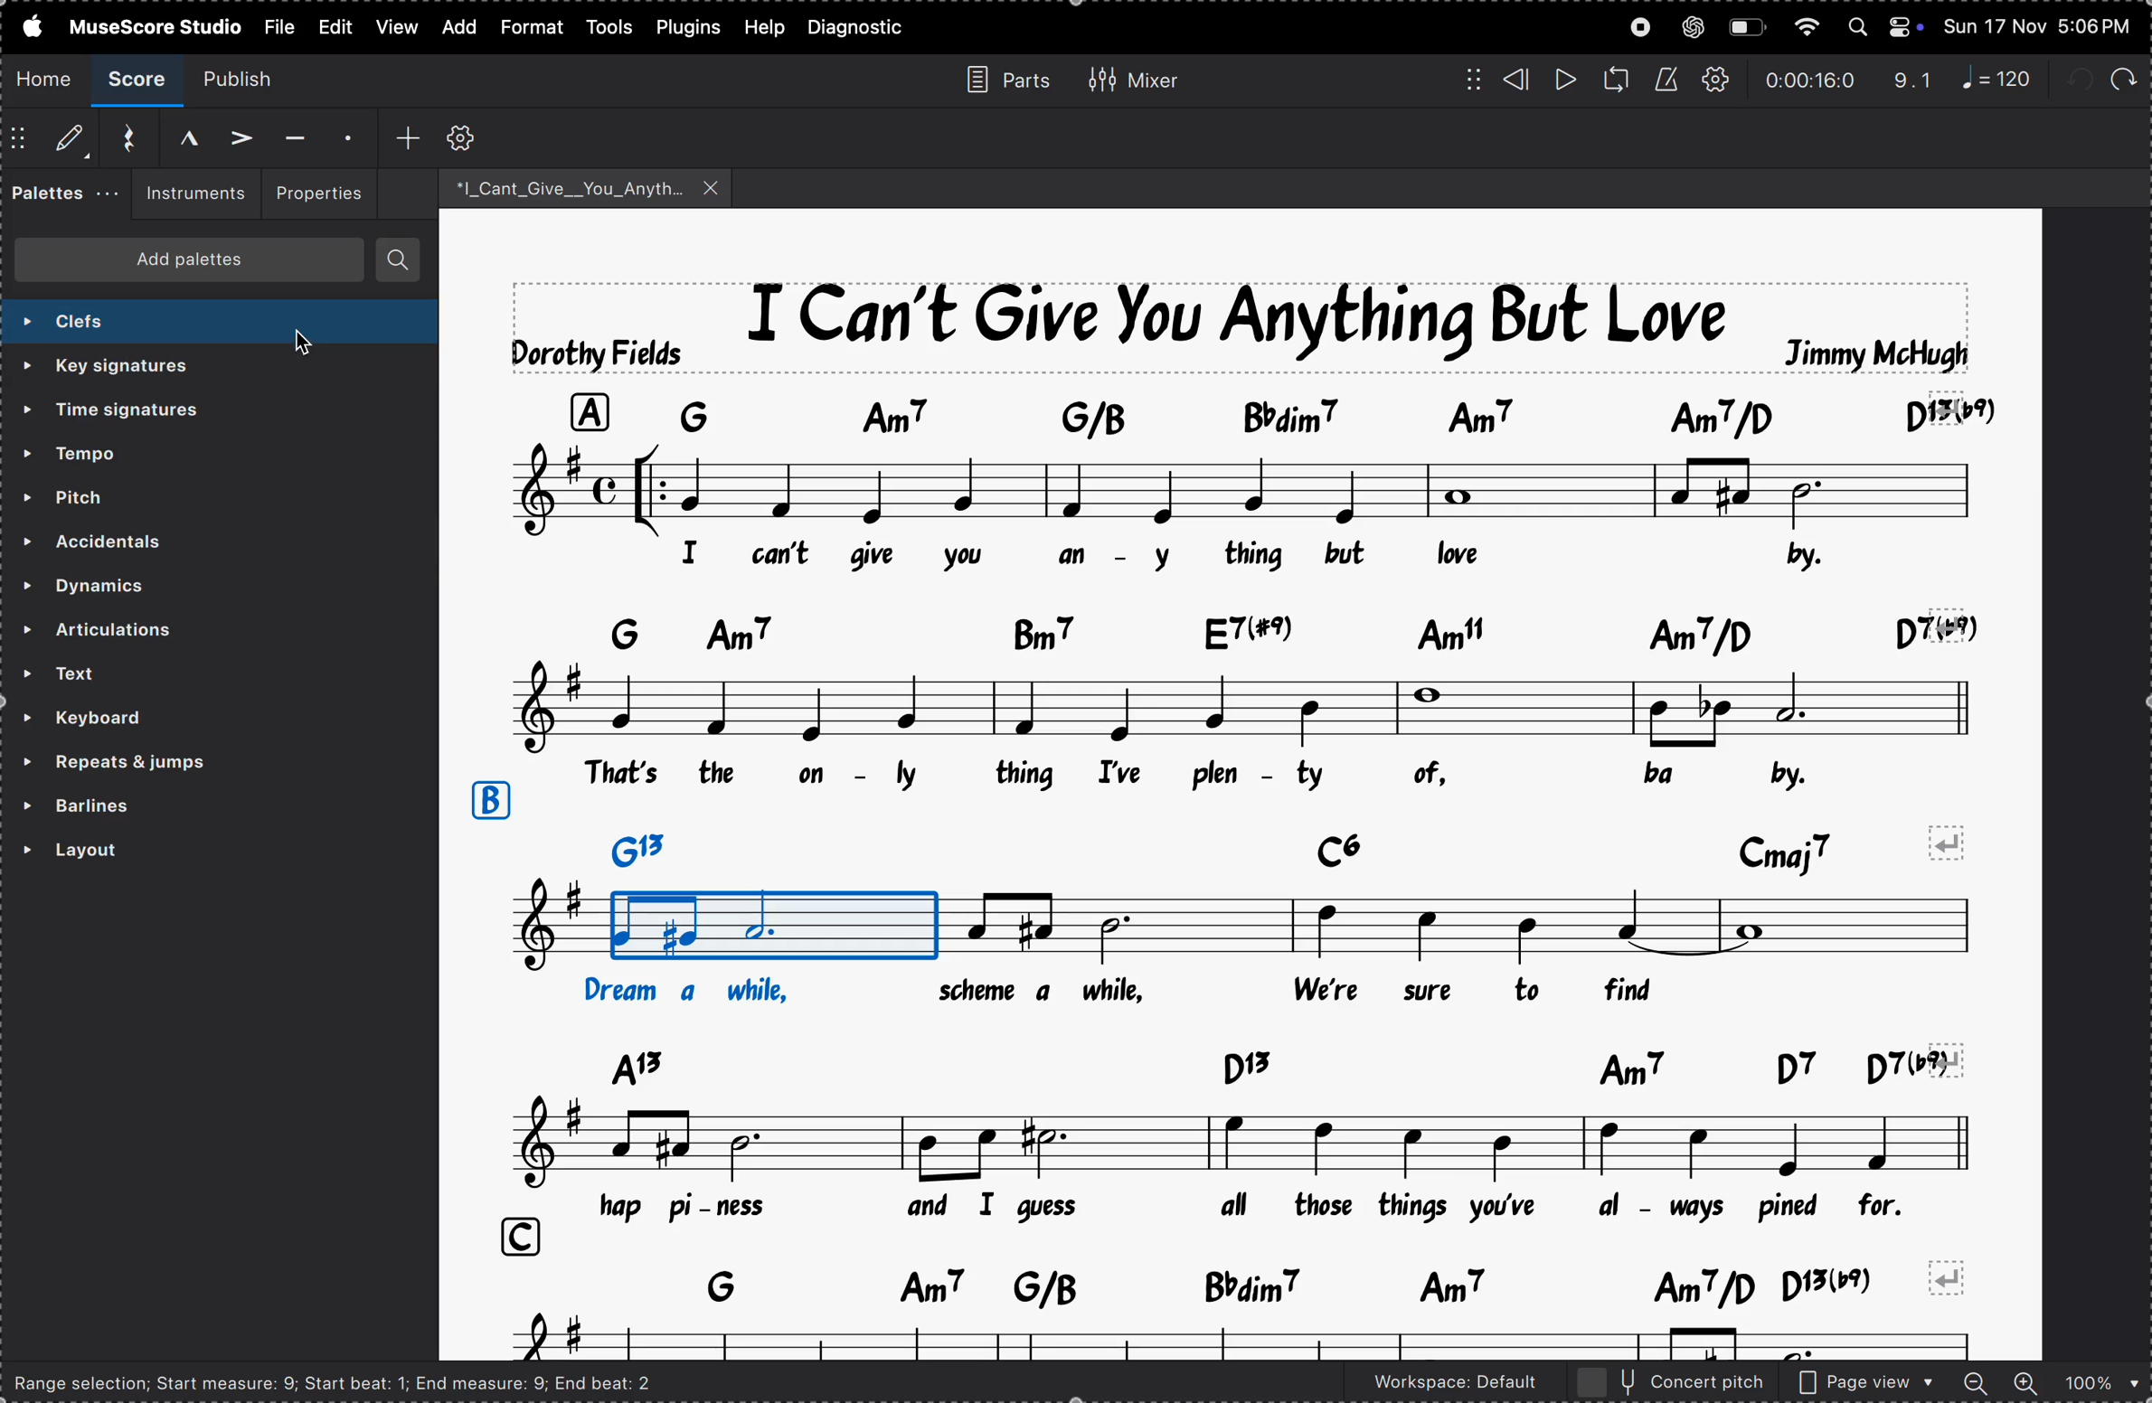  I want to click on tools, so click(611, 26).